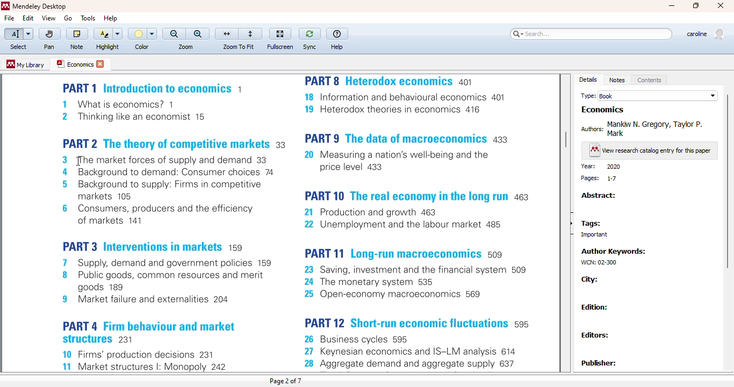  What do you see at coordinates (239, 47) in the screenshot?
I see `Zoom To Fit` at bounding box center [239, 47].